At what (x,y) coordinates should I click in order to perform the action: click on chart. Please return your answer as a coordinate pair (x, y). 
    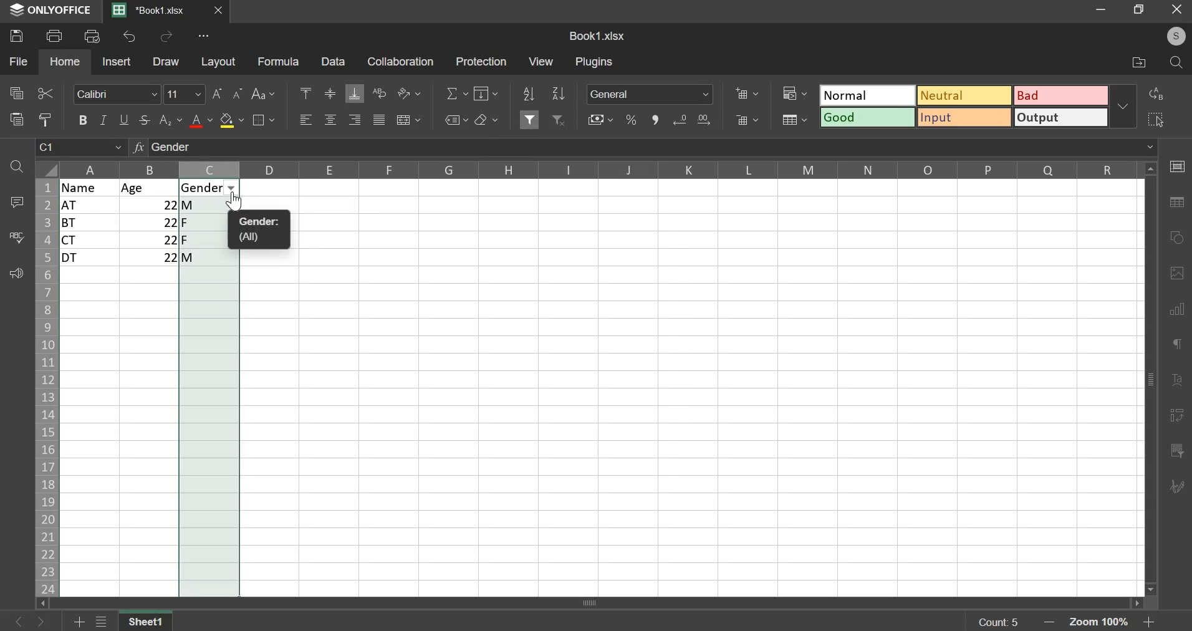
    Looking at the image, I should click on (1179, 315).